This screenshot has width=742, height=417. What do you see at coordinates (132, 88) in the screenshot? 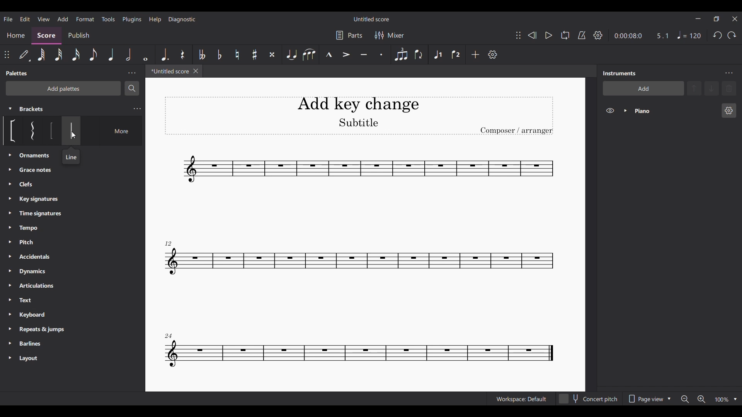
I see `Search` at bounding box center [132, 88].